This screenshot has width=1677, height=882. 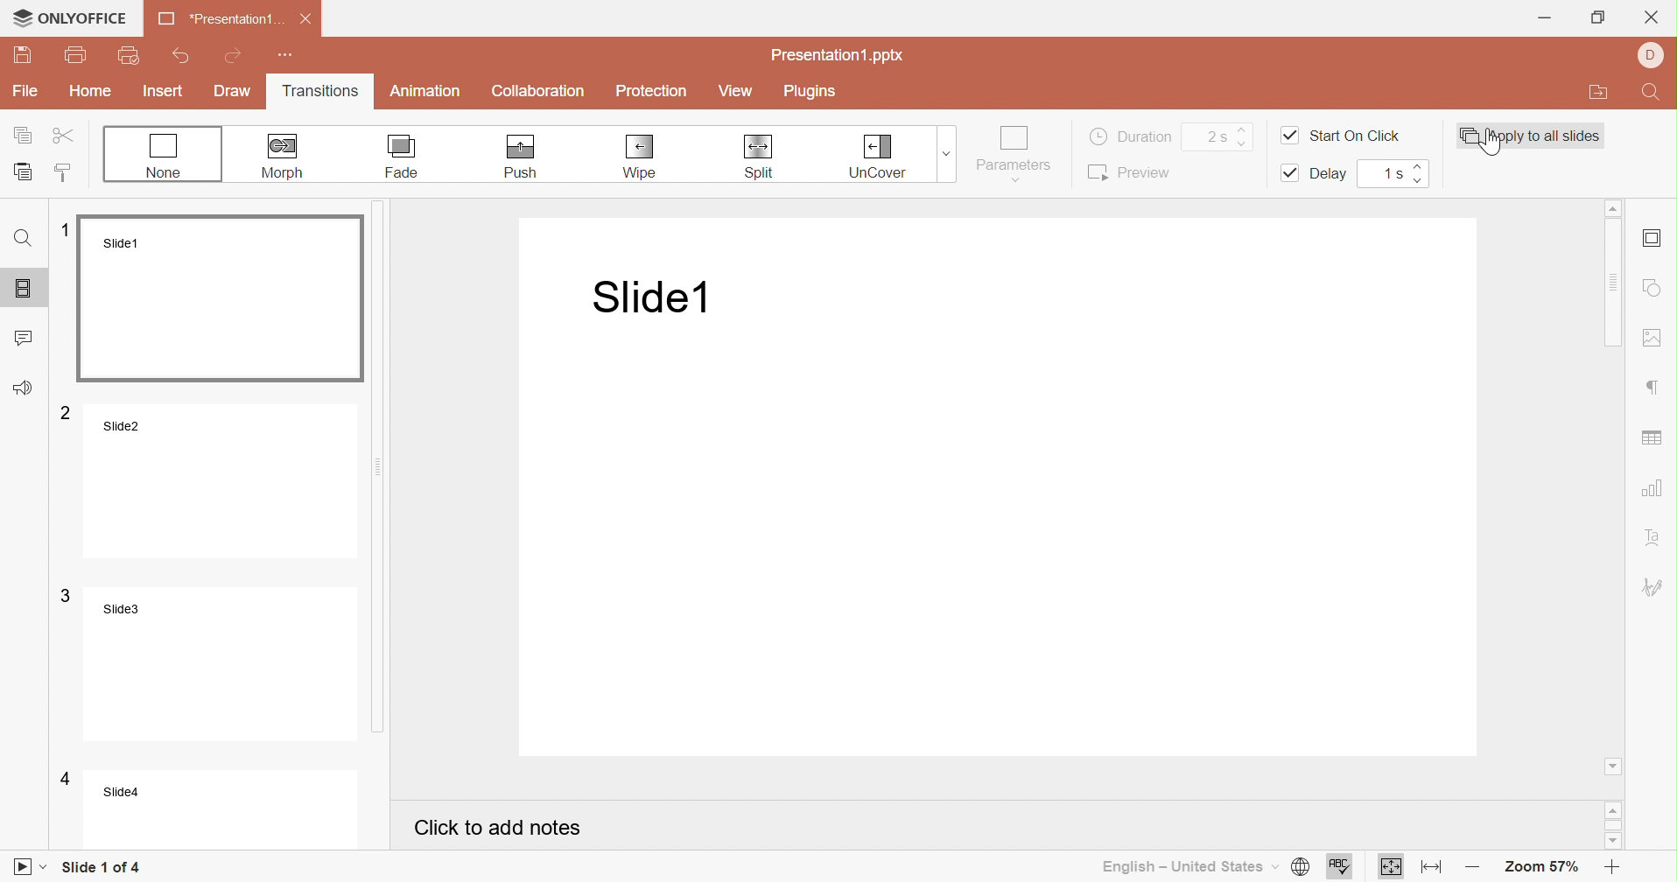 What do you see at coordinates (1544, 17) in the screenshot?
I see `Minimize` at bounding box center [1544, 17].